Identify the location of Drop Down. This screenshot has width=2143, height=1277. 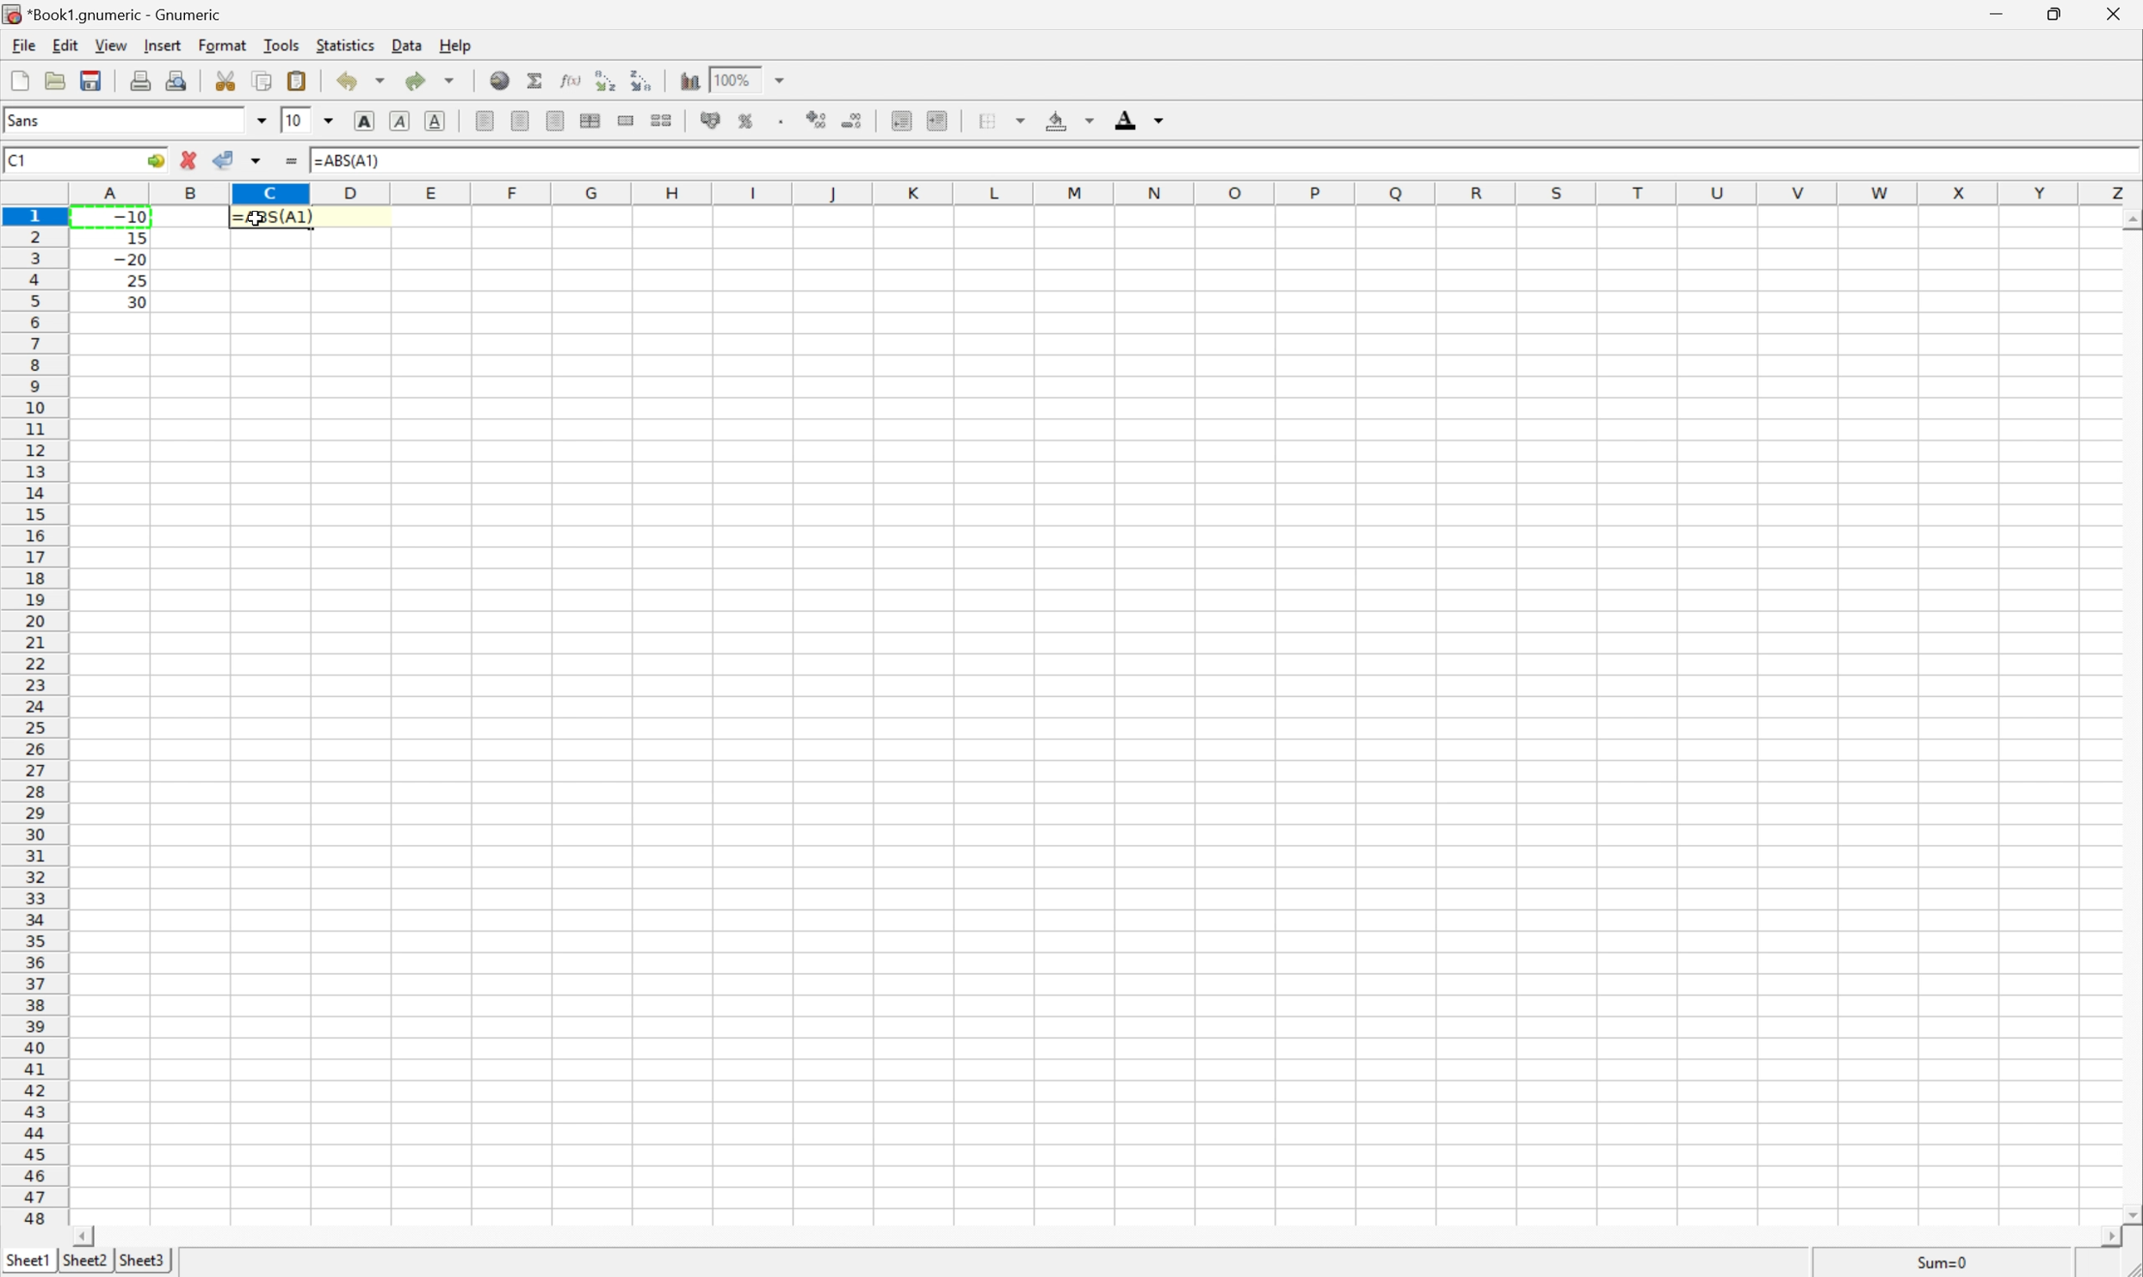
(260, 120).